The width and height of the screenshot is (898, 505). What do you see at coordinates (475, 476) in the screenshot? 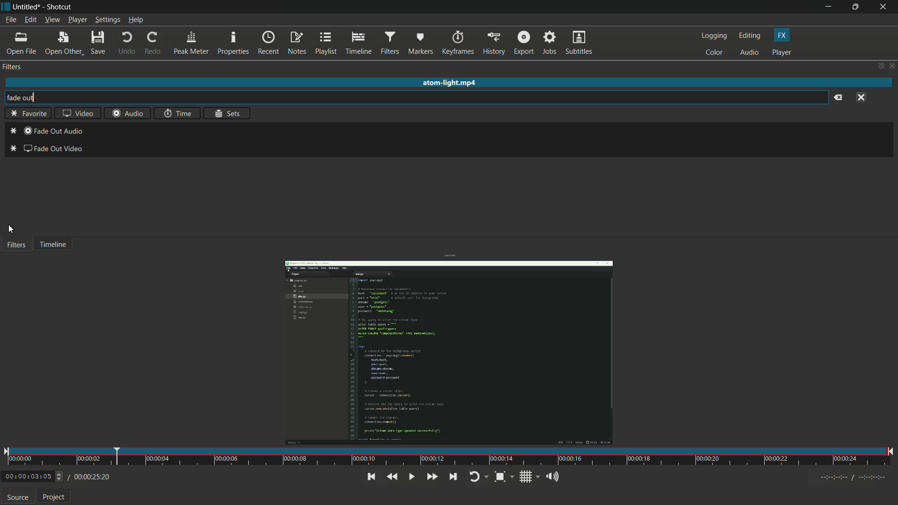
I see `toggle player looping` at bounding box center [475, 476].